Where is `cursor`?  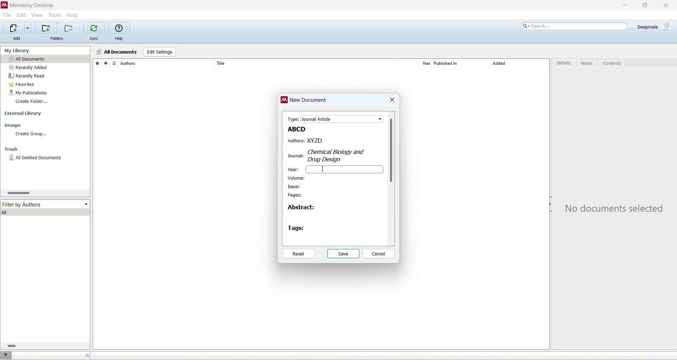
cursor is located at coordinates (321, 168).